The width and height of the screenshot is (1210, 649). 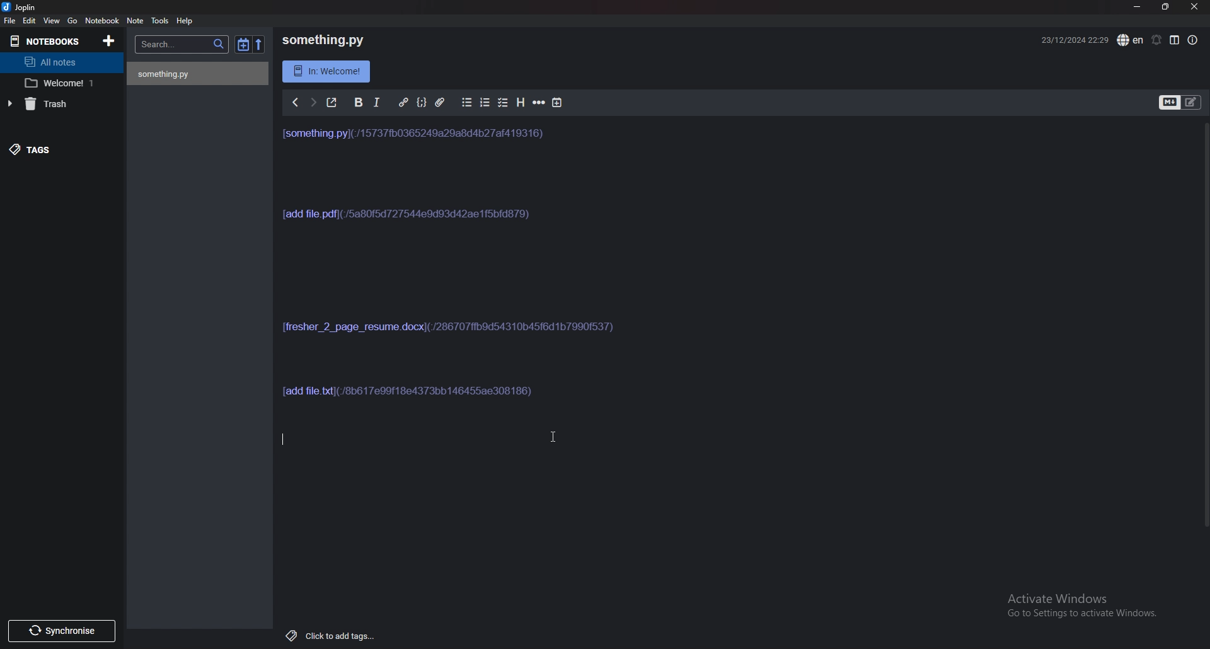 I want to click on reverse sort order, so click(x=258, y=45).